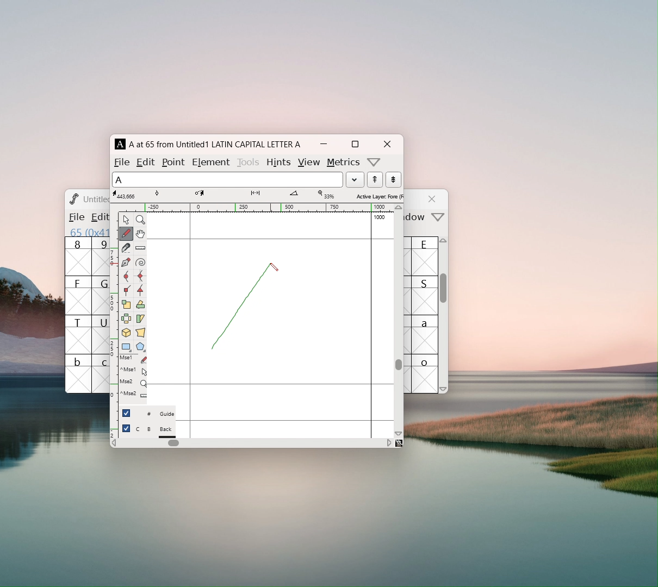 This screenshot has height=587, width=658. What do you see at coordinates (126, 263) in the screenshot?
I see `add a point then drag out its conttrol points` at bounding box center [126, 263].